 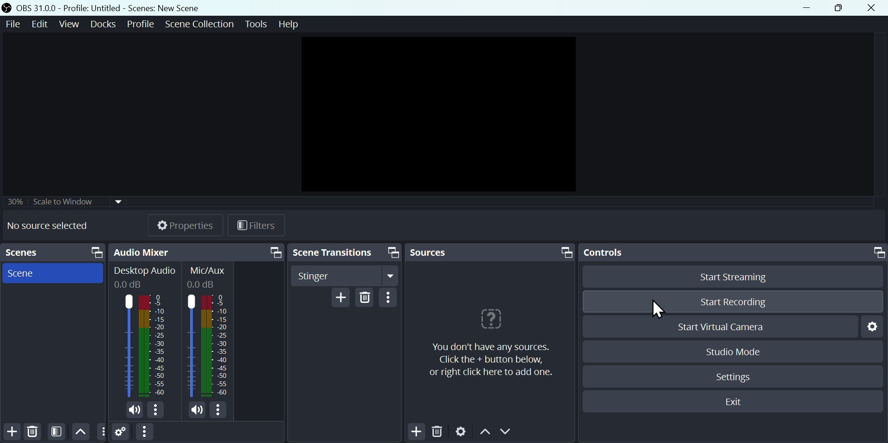 I want to click on Controls, so click(x=605, y=253).